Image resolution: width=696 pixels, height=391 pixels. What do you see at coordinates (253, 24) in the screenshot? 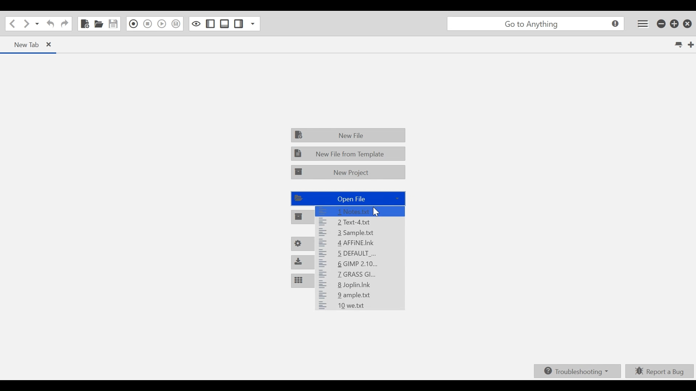
I see `Show Specific Sidebar` at bounding box center [253, 24].